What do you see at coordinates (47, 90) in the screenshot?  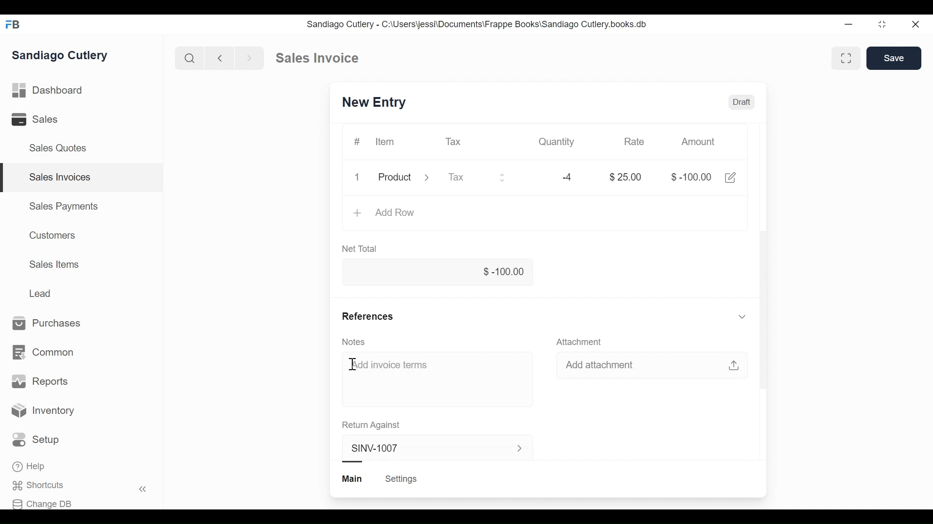 I see `Dashboard` at bounding box center [47, 90].